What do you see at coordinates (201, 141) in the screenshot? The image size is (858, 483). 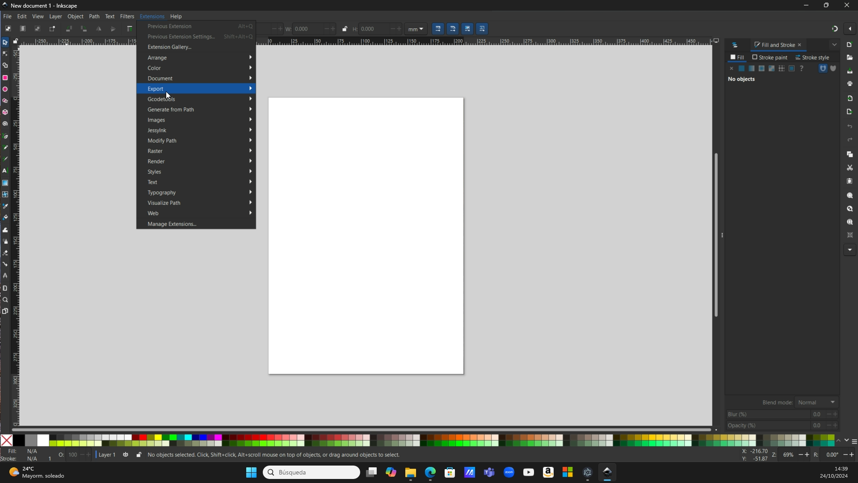 I see `Modify Path` at bounding box center [201, 141].